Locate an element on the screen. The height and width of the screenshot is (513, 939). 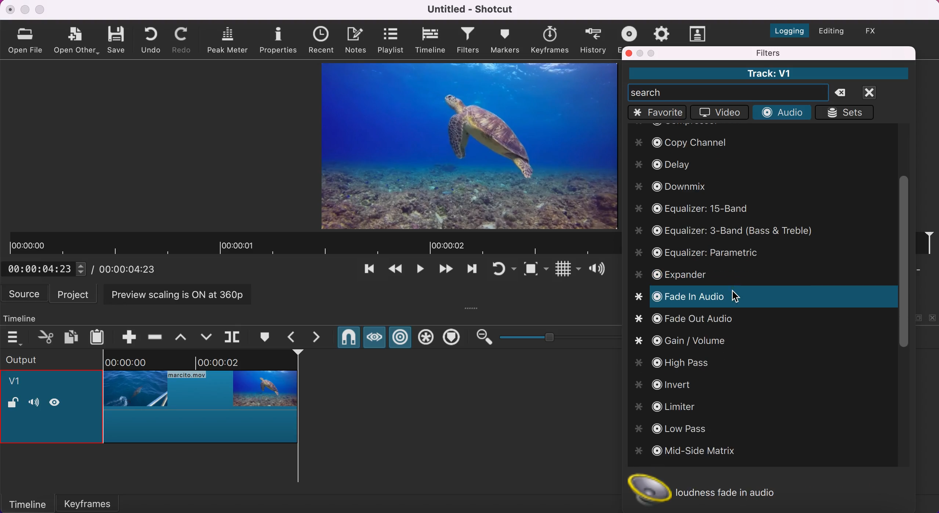
output is located at coordinates (41, 359).